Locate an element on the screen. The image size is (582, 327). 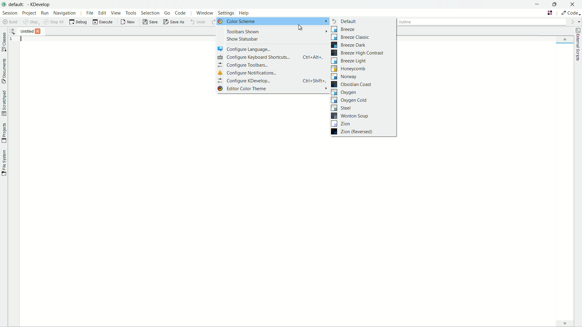
norway is located at coordinates (344, 77).